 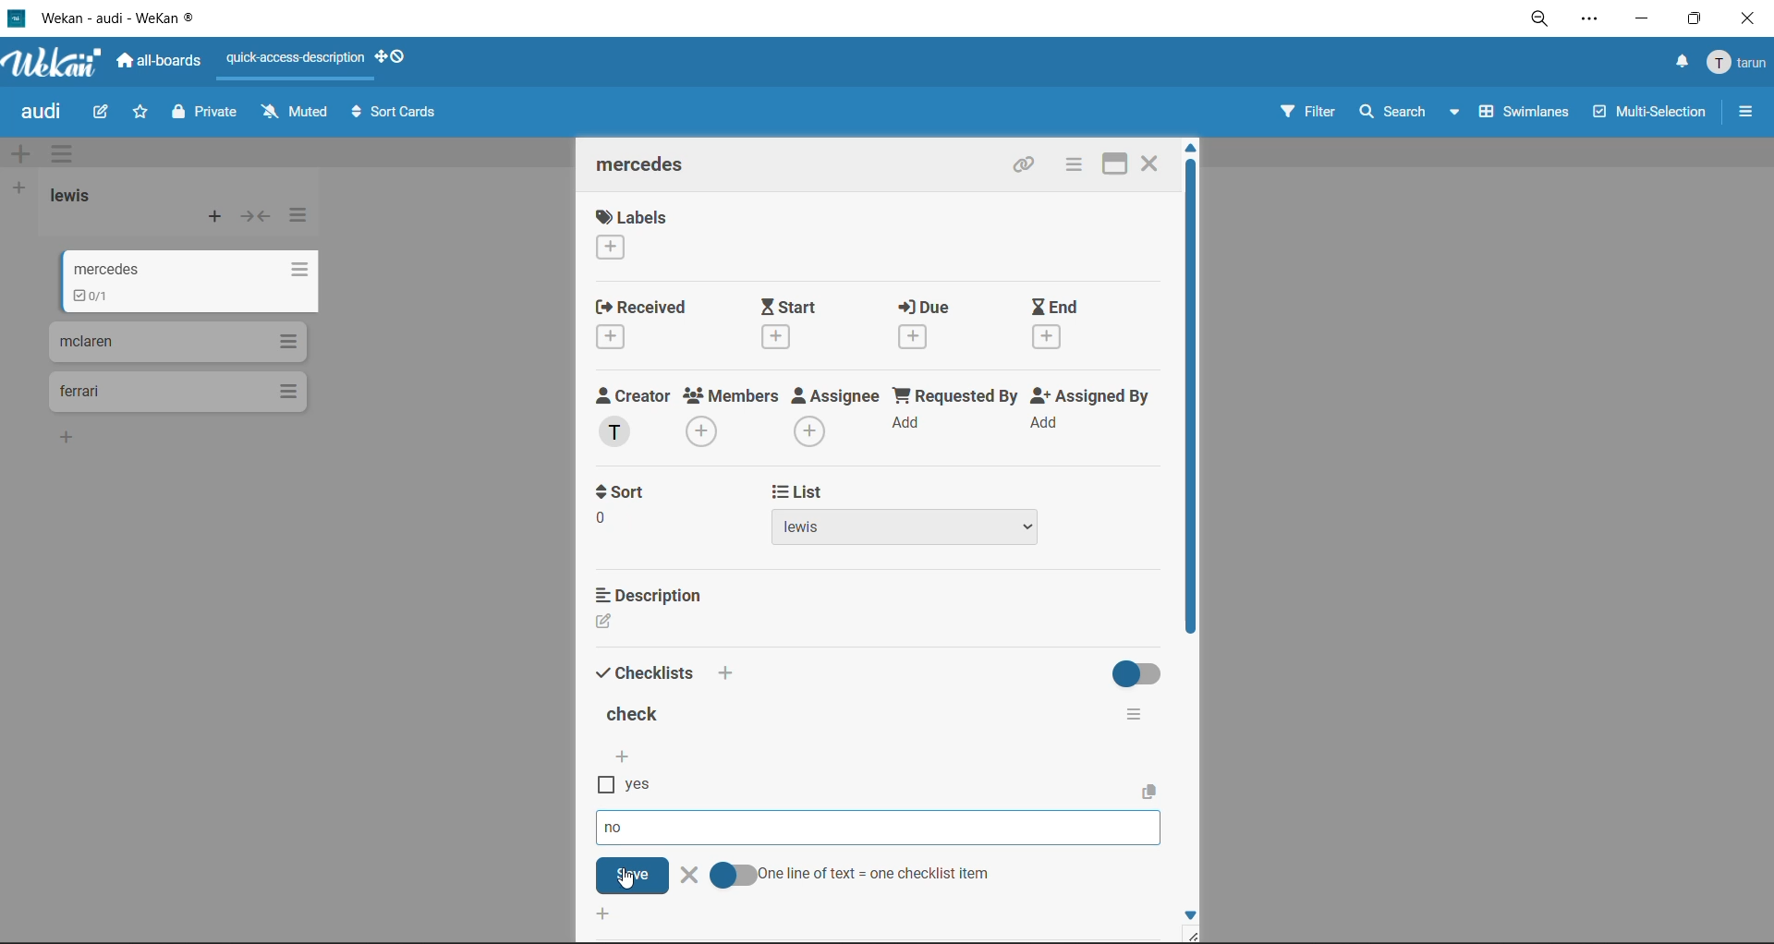 What do you see at coordinates (1746, 112) in the screenshot?
I see `sidebar` at bounding box center [1746, 112].